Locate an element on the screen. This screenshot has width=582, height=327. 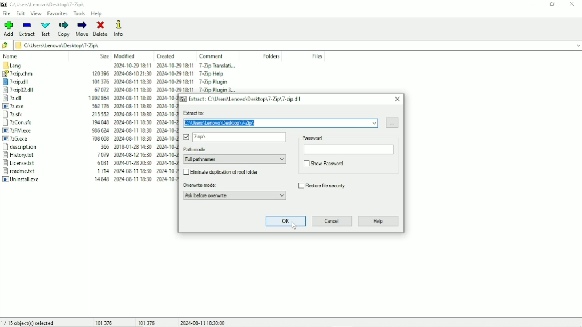
Cancel is located at coordinates (333, 222).